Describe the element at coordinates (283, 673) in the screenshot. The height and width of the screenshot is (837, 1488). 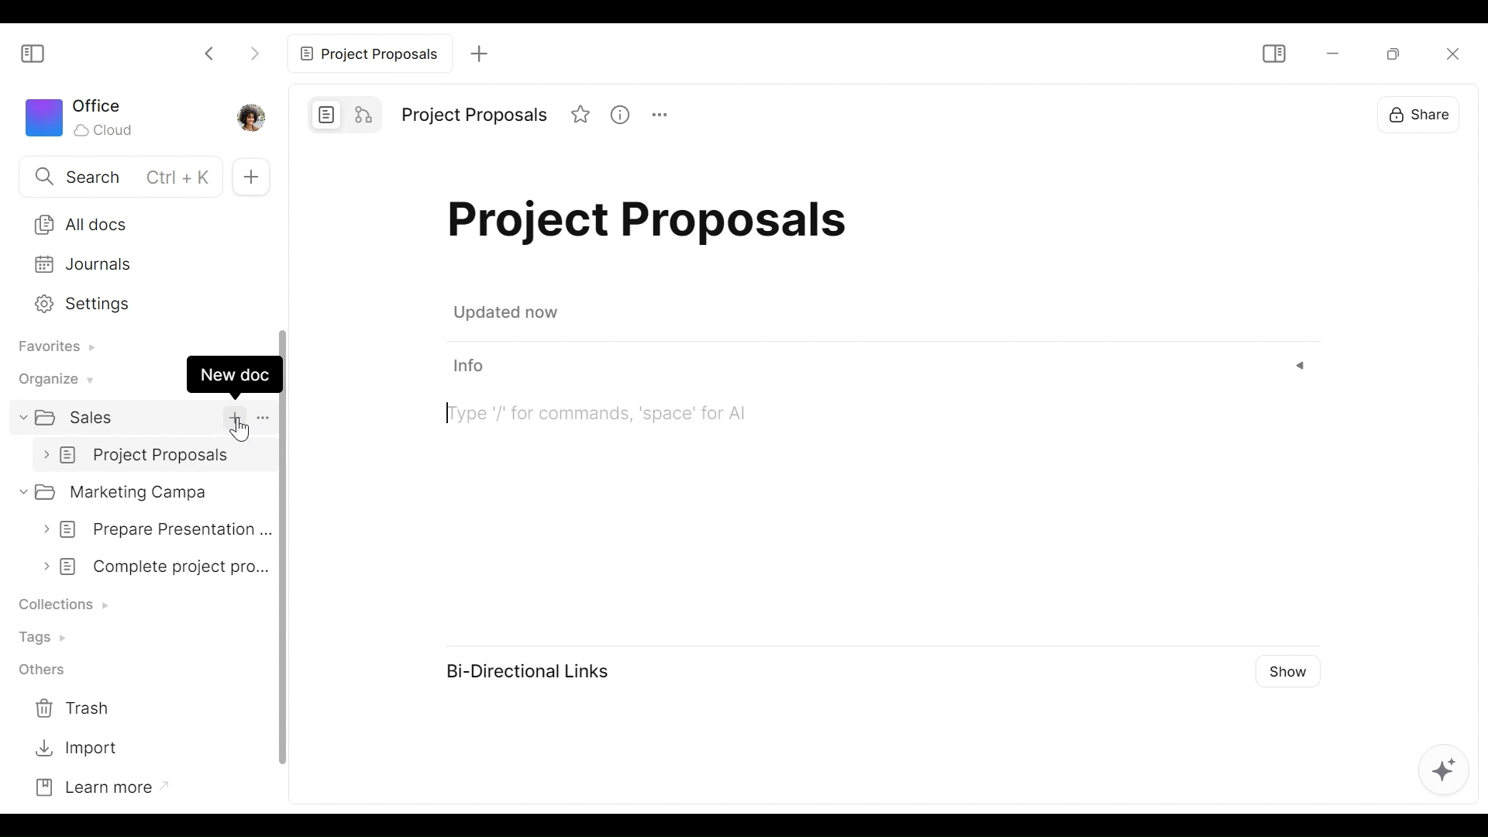
I see `vertical scroll bar` at that location.